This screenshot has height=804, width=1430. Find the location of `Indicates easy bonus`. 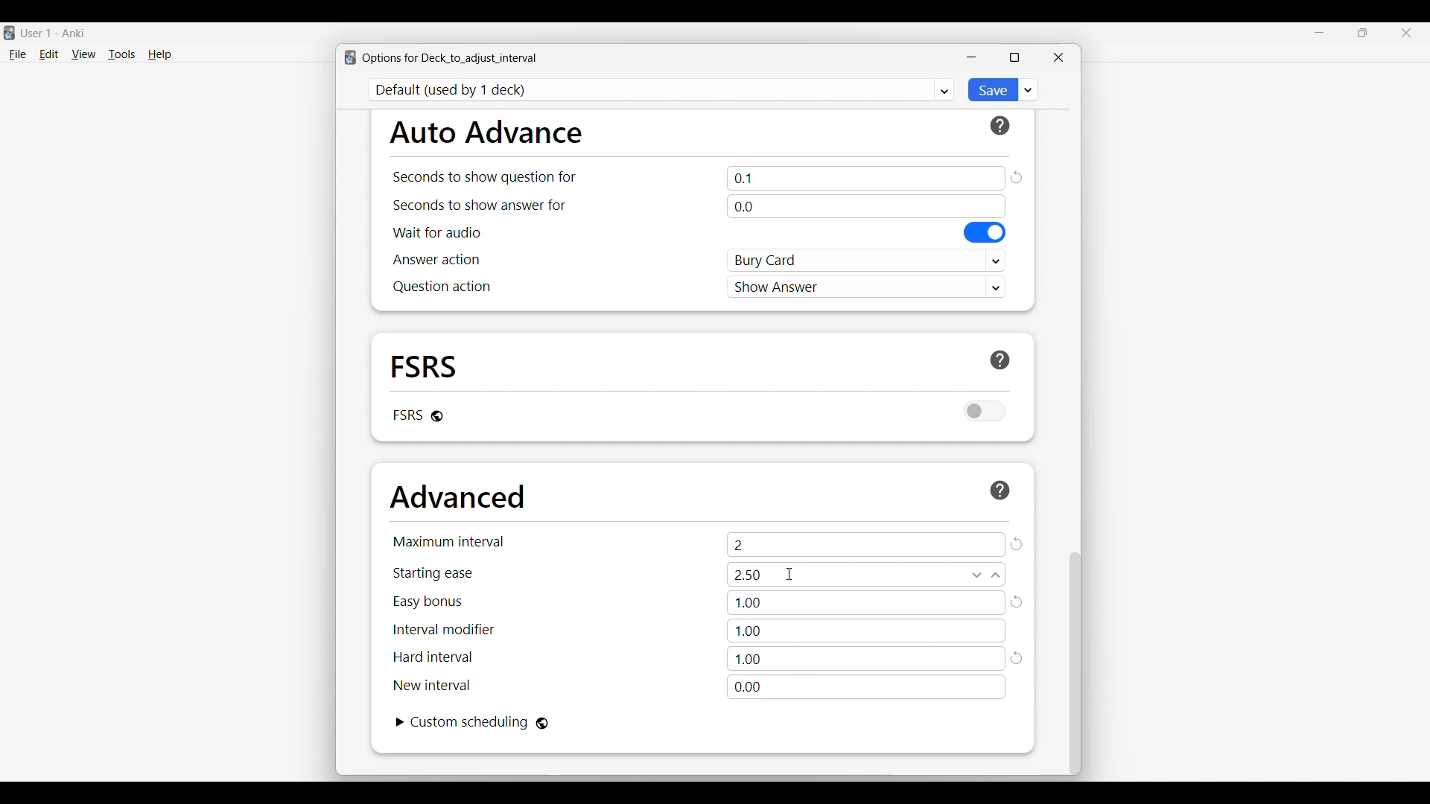

Indicates easy bonus is located at coordinates (428, 602).